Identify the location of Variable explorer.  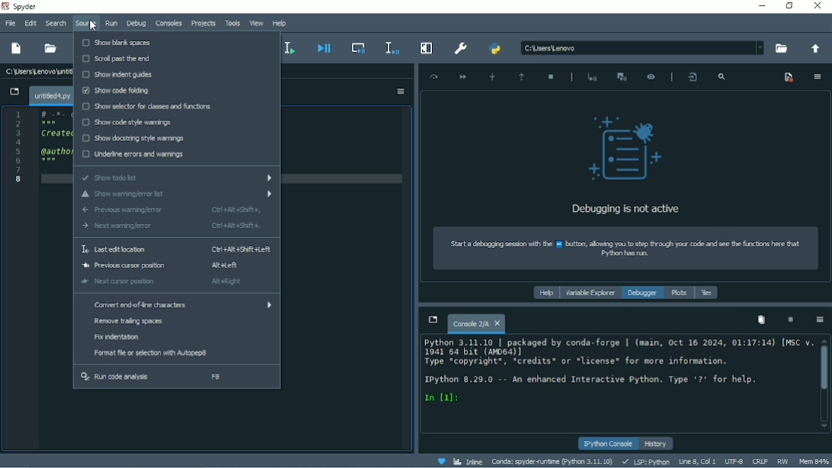
(589, 293).